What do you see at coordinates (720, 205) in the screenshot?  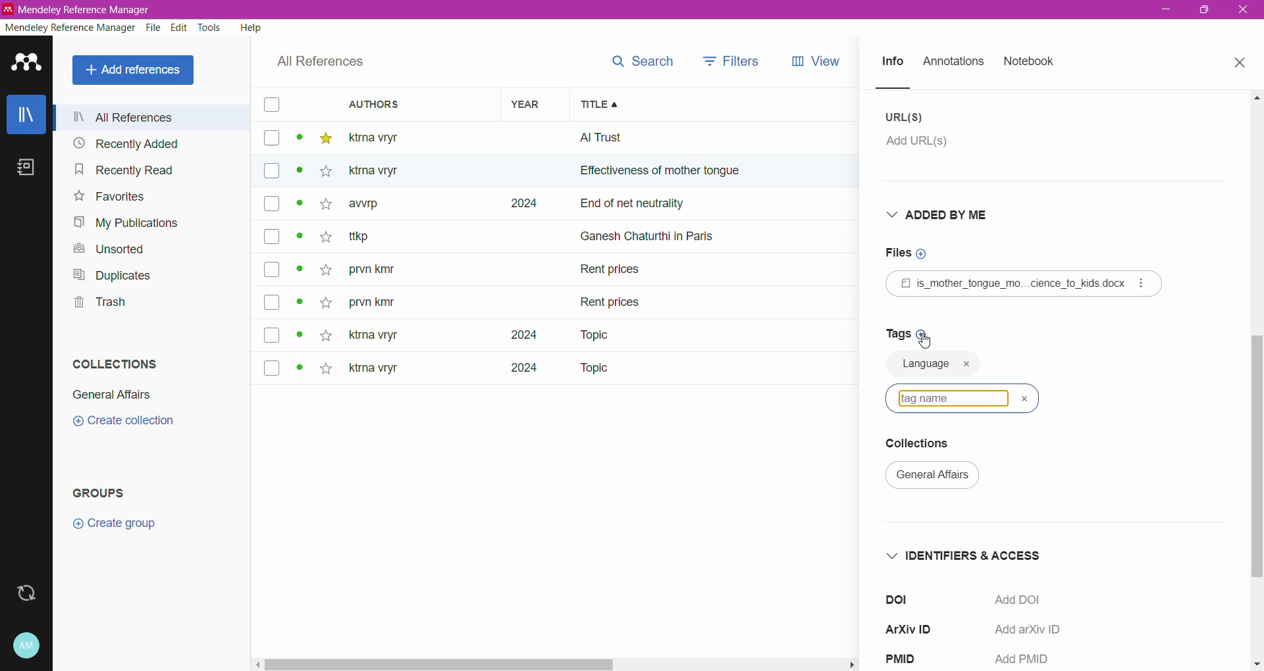 I see `end of net neutrally ` at bounding box center [720, 205].